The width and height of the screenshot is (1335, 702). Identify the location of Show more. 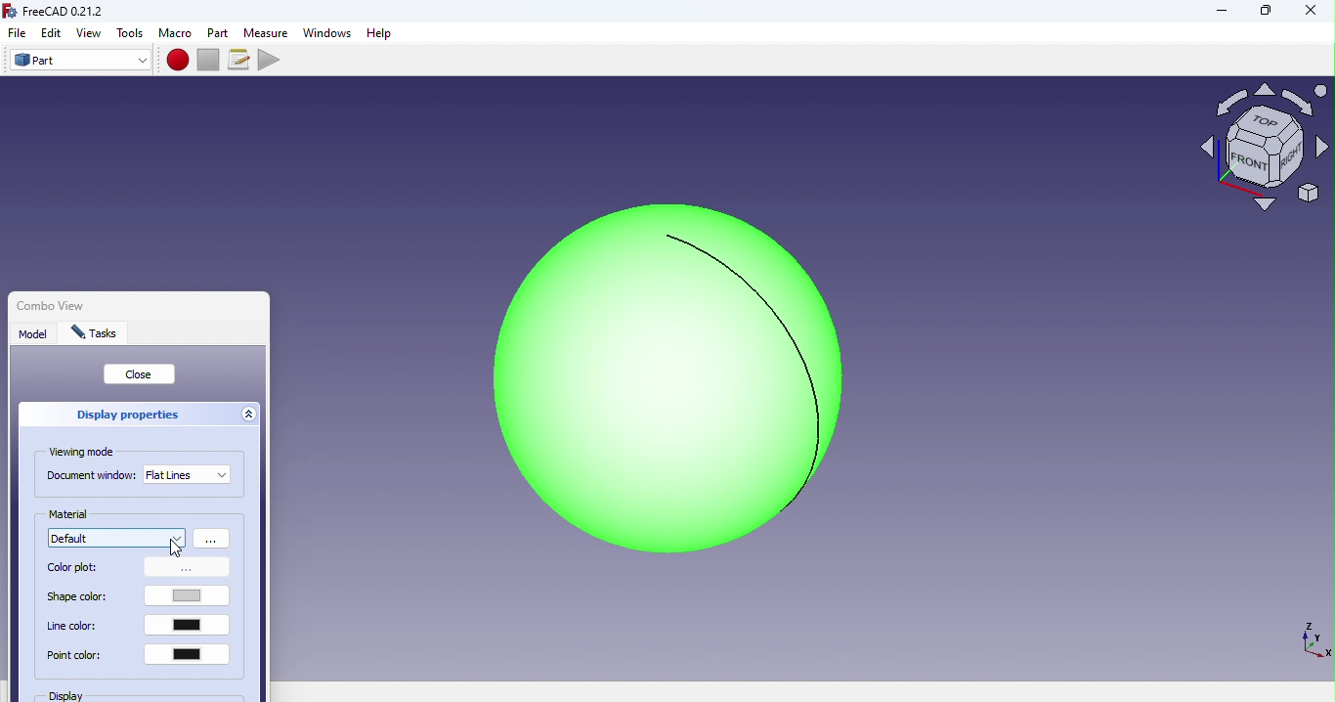
(213, 539).